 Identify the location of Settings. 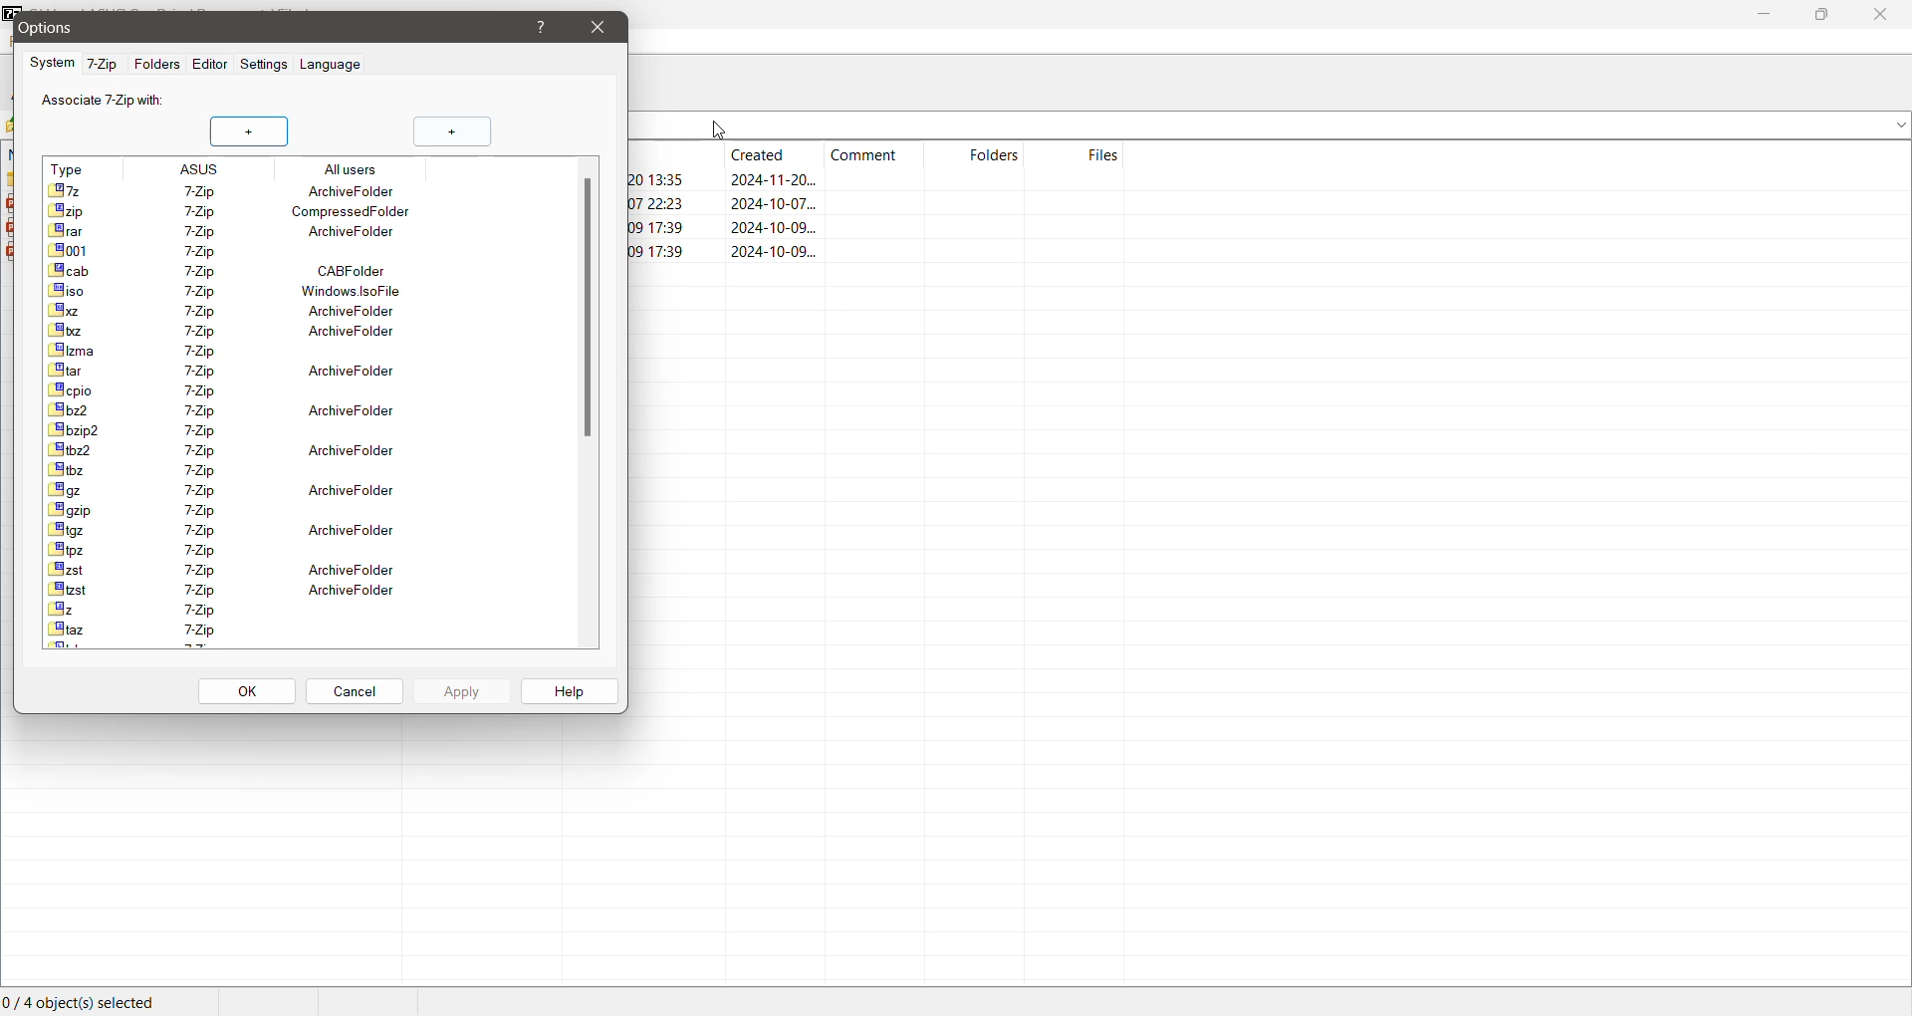
(265, 65).